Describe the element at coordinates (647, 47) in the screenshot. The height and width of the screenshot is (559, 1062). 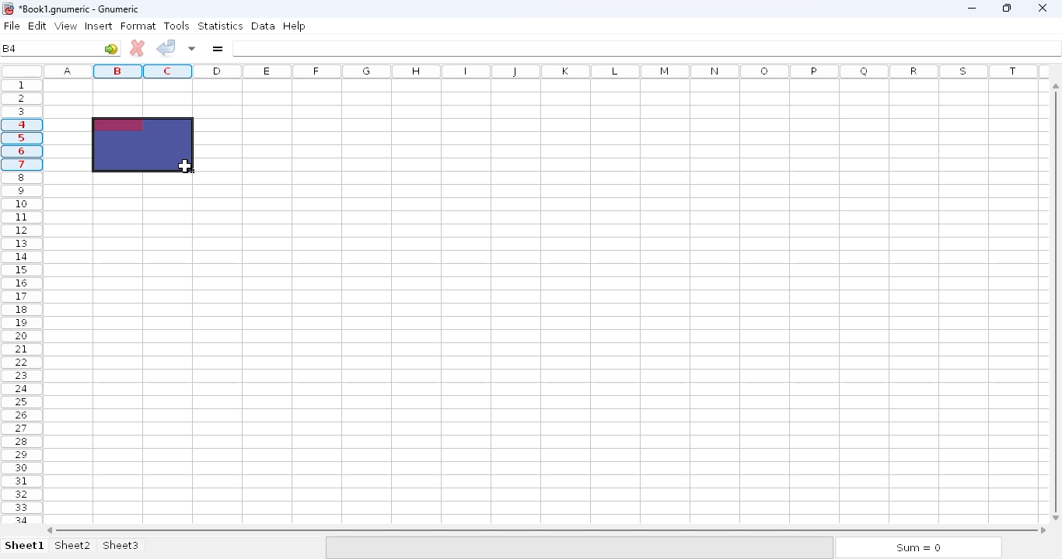
I see `formula bar` at that location.